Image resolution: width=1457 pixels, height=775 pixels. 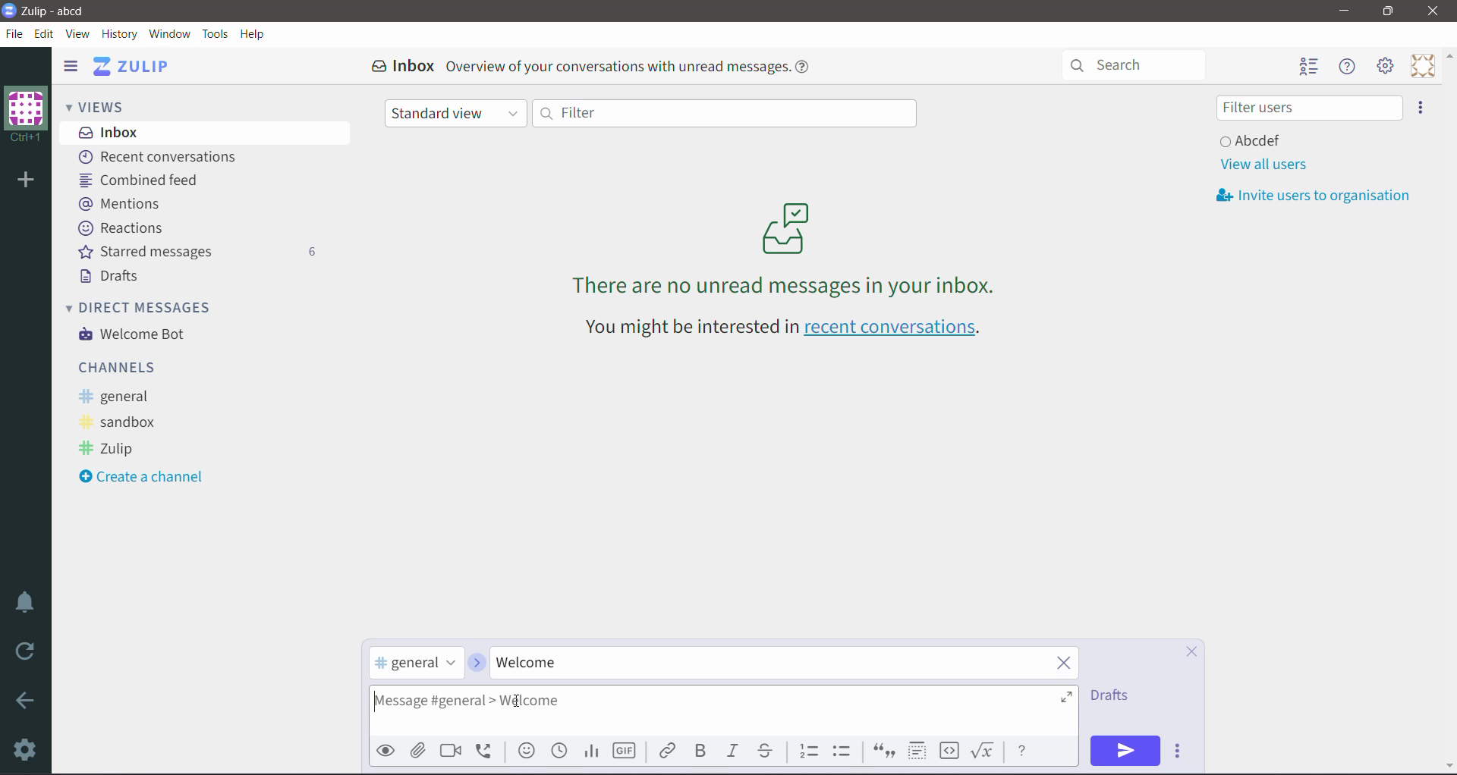 What do you see at coordinates (136, 335) in the screenshot?
I see `Welcome Bot` at bounding box center [136, 335].